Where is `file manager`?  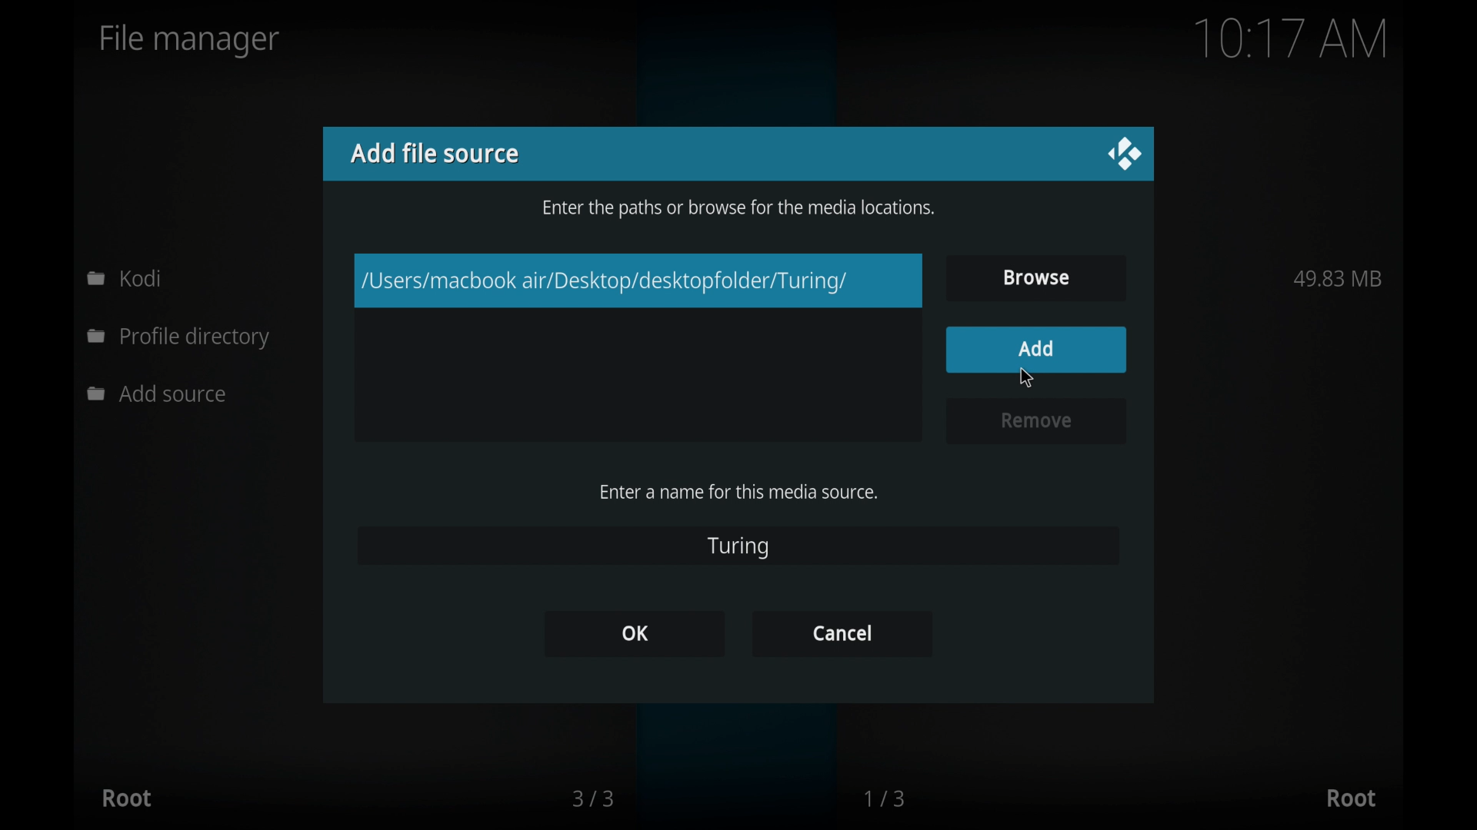 file manager is located at coordinates (190, 41).